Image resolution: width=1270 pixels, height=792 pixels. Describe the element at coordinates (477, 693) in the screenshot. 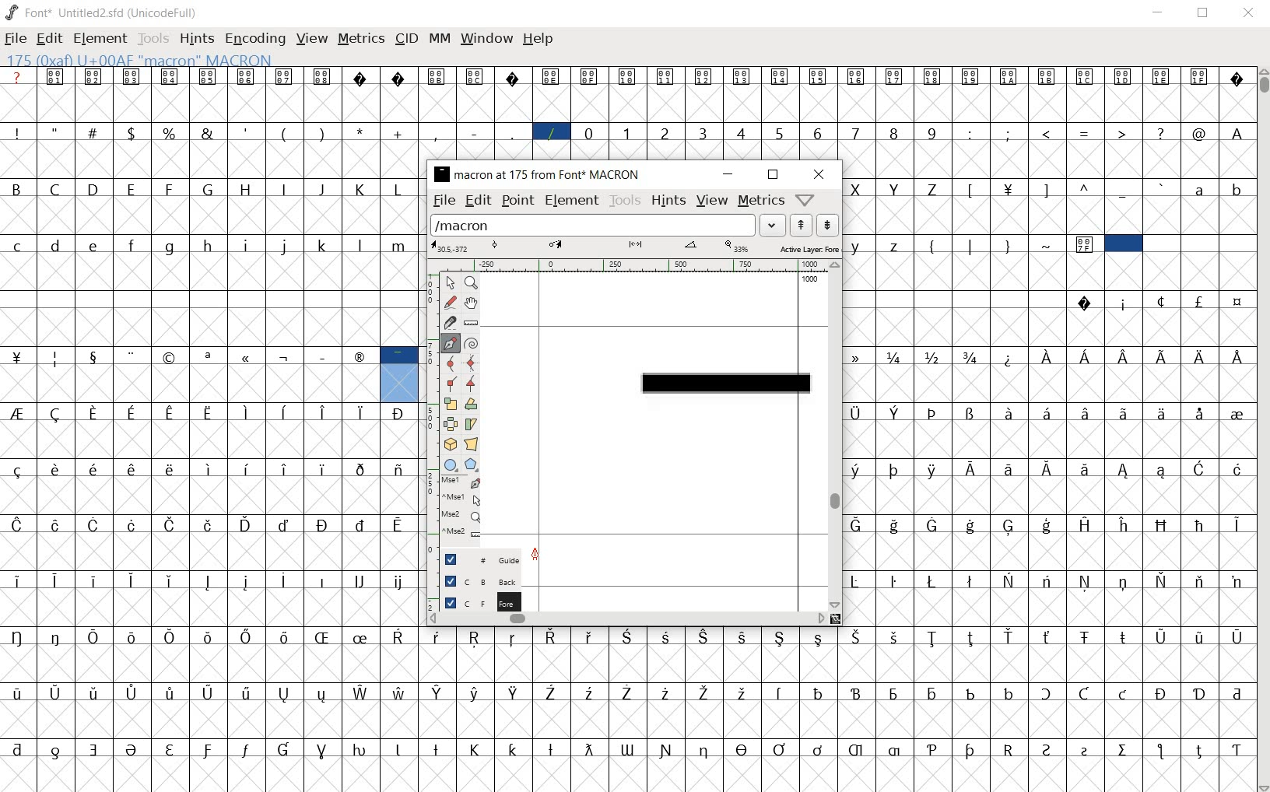

I see `Symbol` at that location.